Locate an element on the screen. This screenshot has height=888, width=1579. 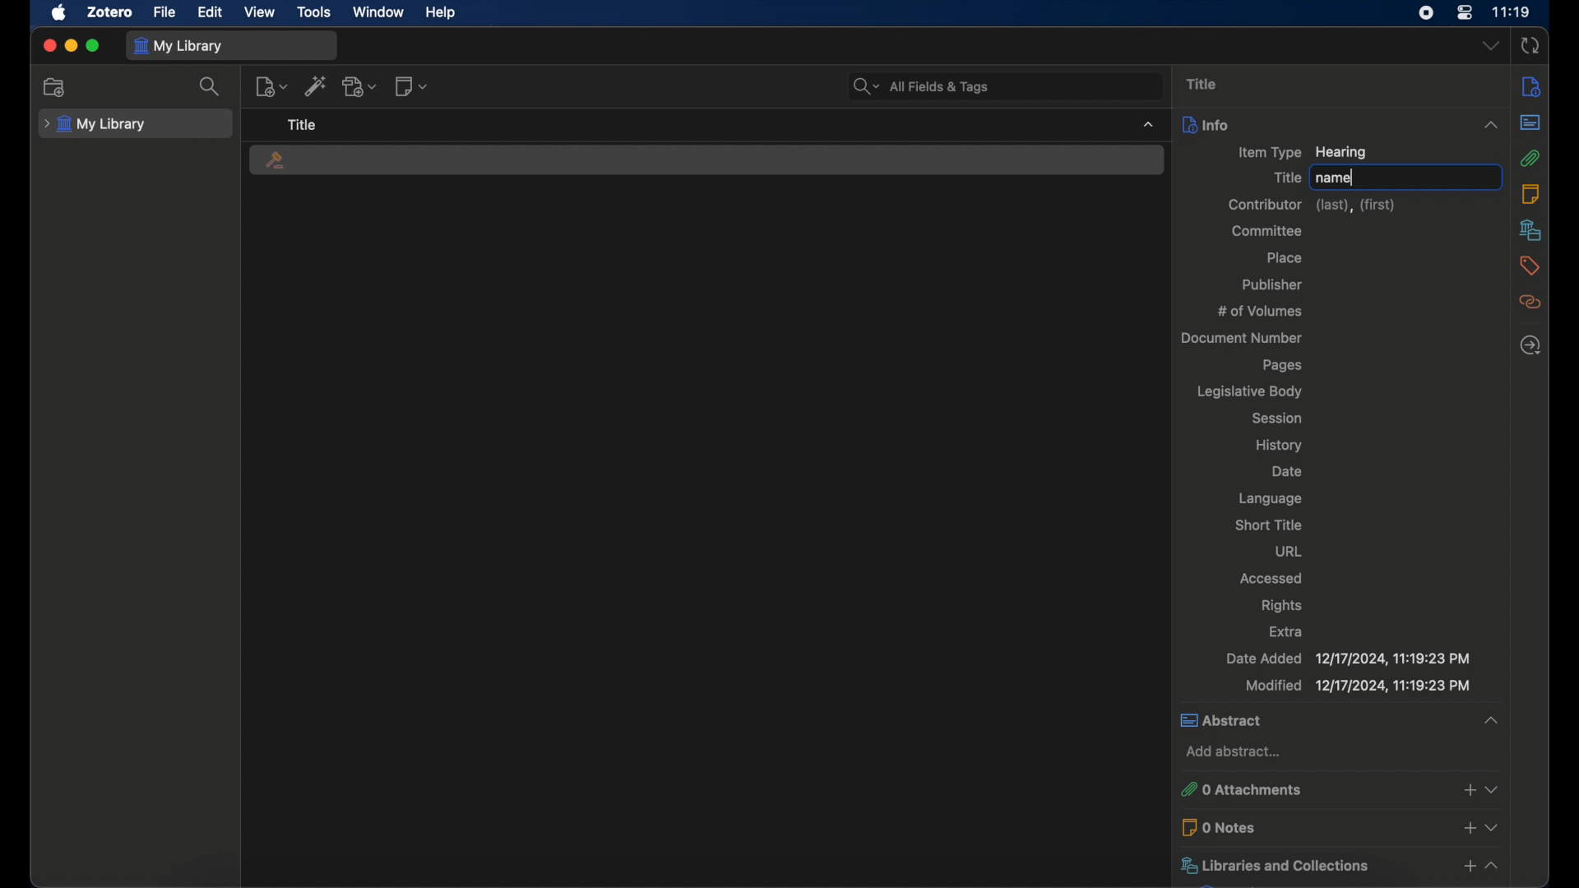
file is located at coordinates (164, 13).